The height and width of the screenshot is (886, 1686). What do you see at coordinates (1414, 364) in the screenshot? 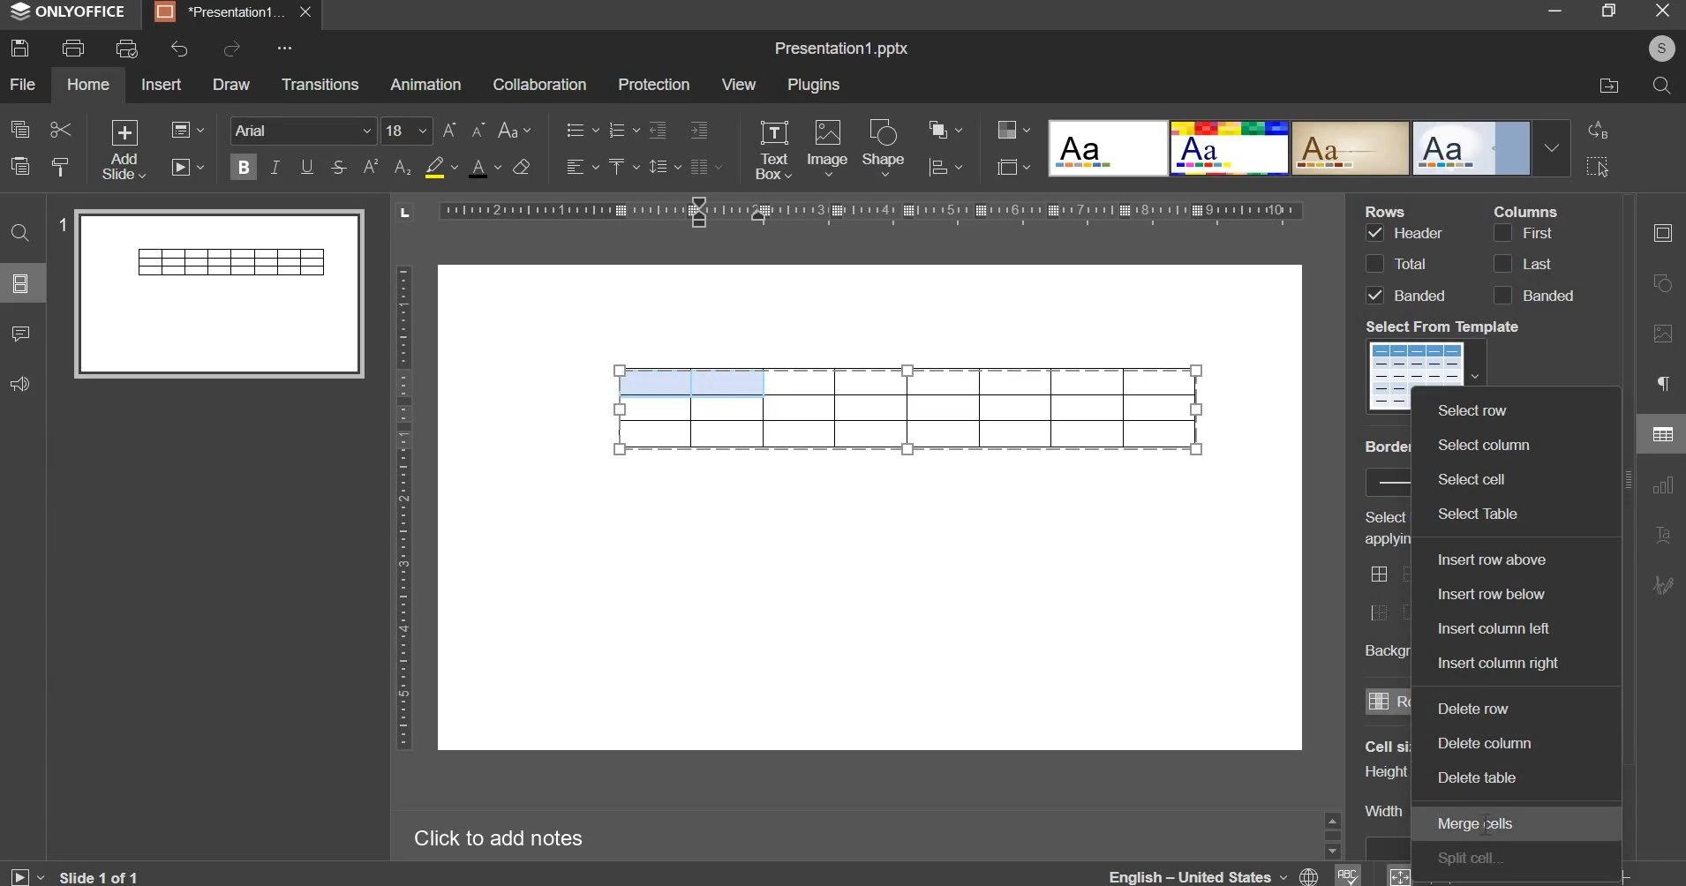
I see `template` at bounding box center [1414, 364].